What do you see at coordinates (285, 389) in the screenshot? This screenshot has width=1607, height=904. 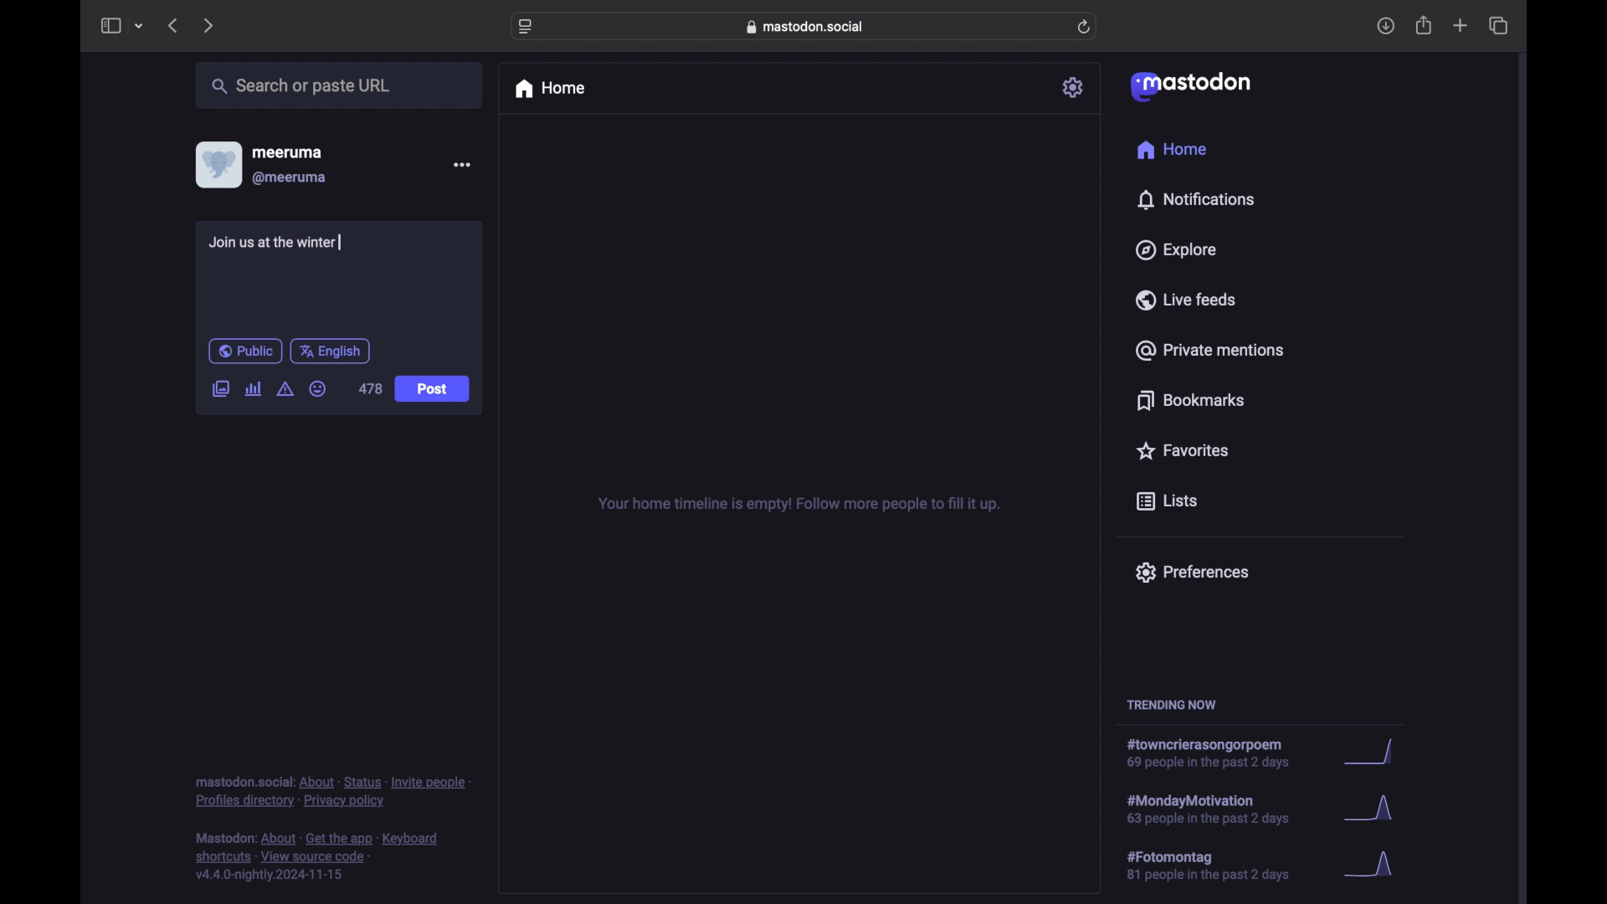 I see `add content warning` at bounding box center [285, 389].